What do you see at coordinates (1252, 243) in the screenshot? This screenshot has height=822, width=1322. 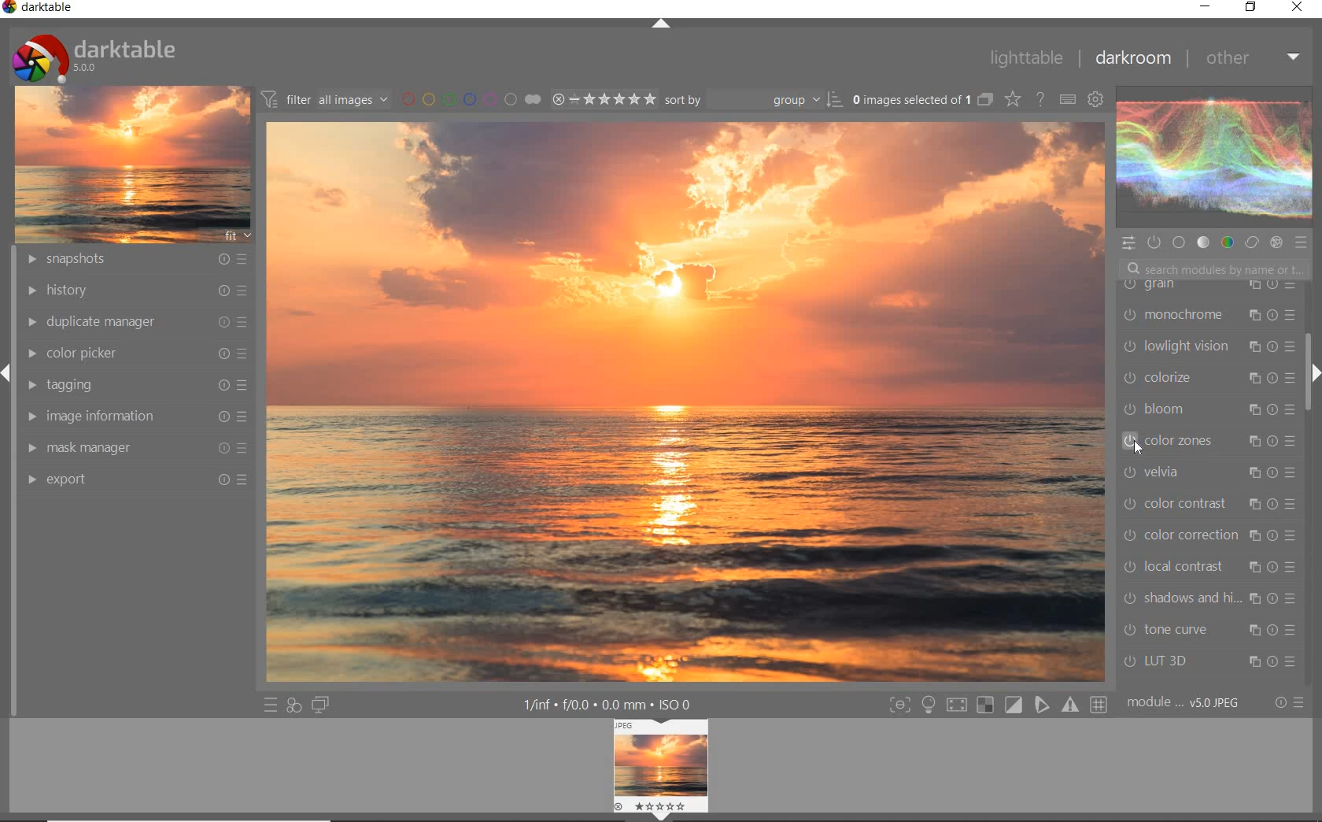 I see `CORRECT` at bounding box center [1252, 243].